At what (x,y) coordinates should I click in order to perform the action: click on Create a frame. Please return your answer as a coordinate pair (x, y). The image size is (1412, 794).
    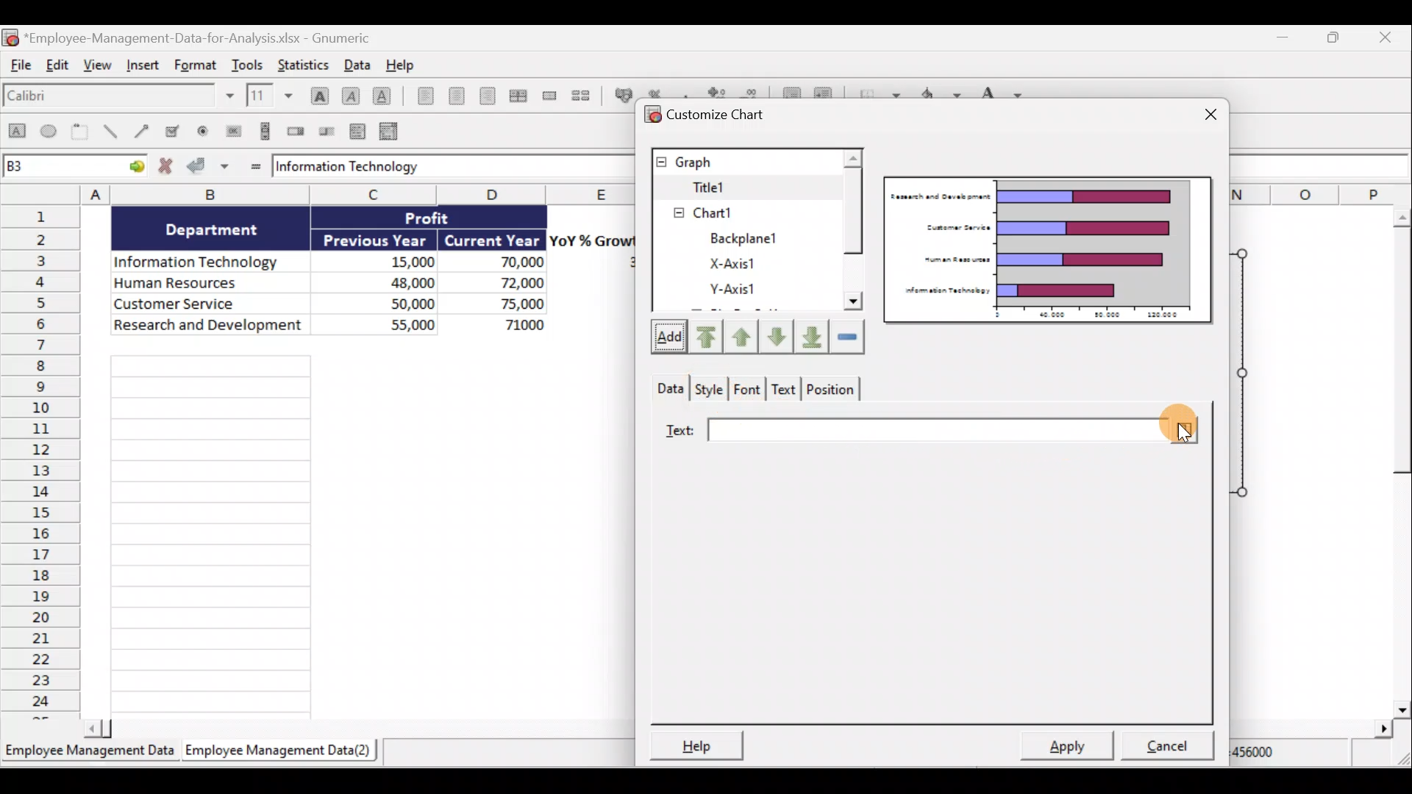
    Looking at the image, I should click on (83, 133).